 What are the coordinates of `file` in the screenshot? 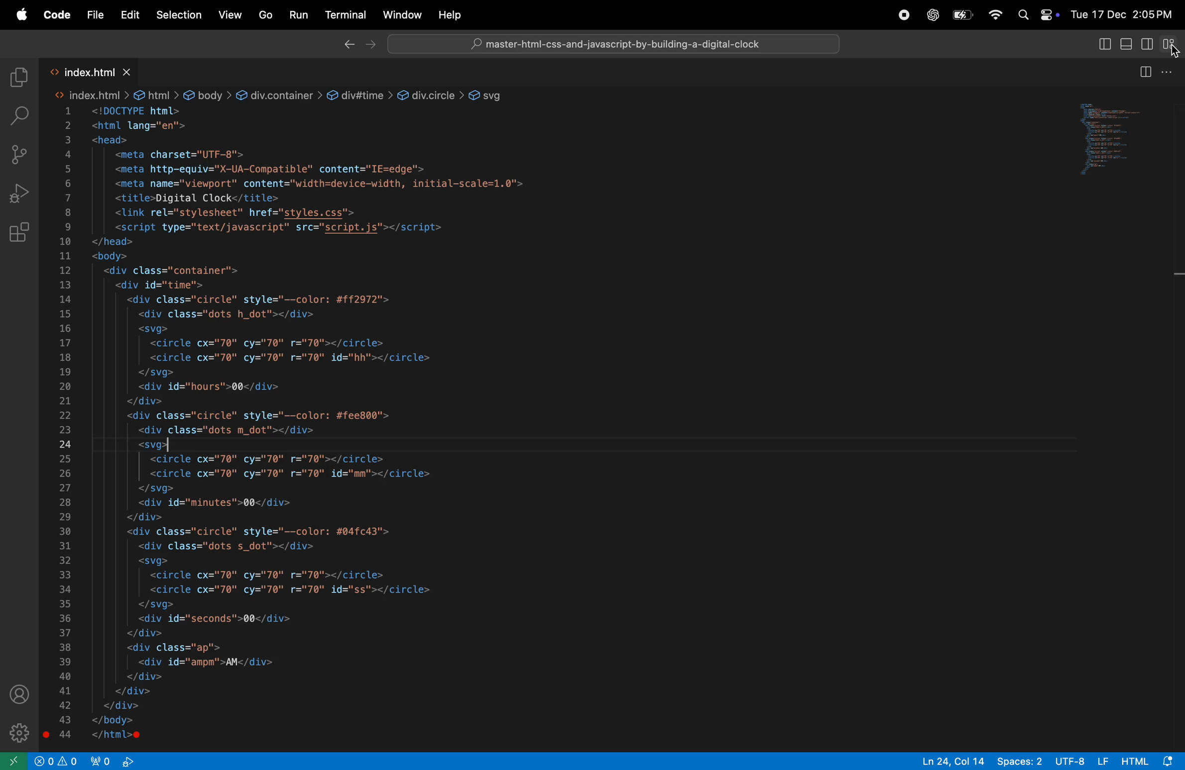 It's located at (96, 16).